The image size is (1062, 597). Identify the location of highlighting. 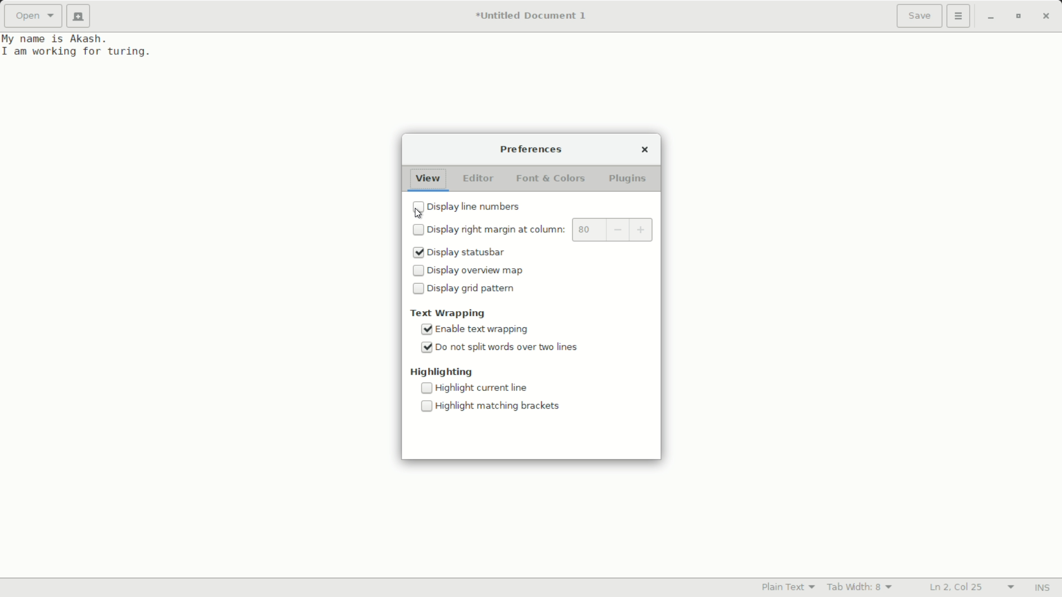
(442, 372).